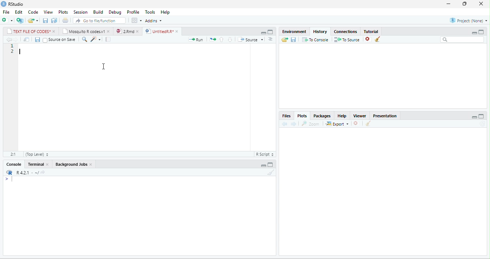  What do you see at coordinates (63, 12) in the screenshot?
I see `Plots` at bounding box center [63, 12].